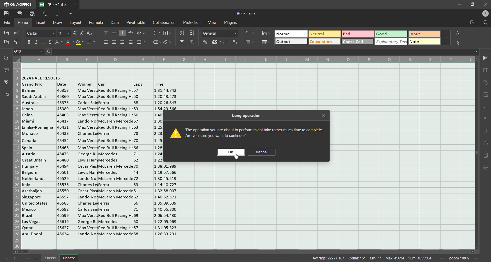 The width and height of the screenshot is (491, 262). What do you see at coordinates (421, 258) in the screenshot?
I see `sum` at bounding box center [421, 258].